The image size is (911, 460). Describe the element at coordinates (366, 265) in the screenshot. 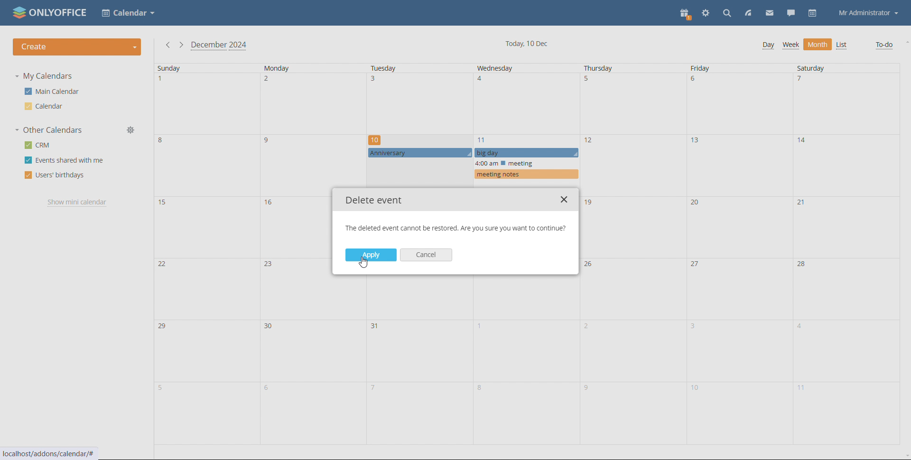

I see `mouse pointer` at that location.